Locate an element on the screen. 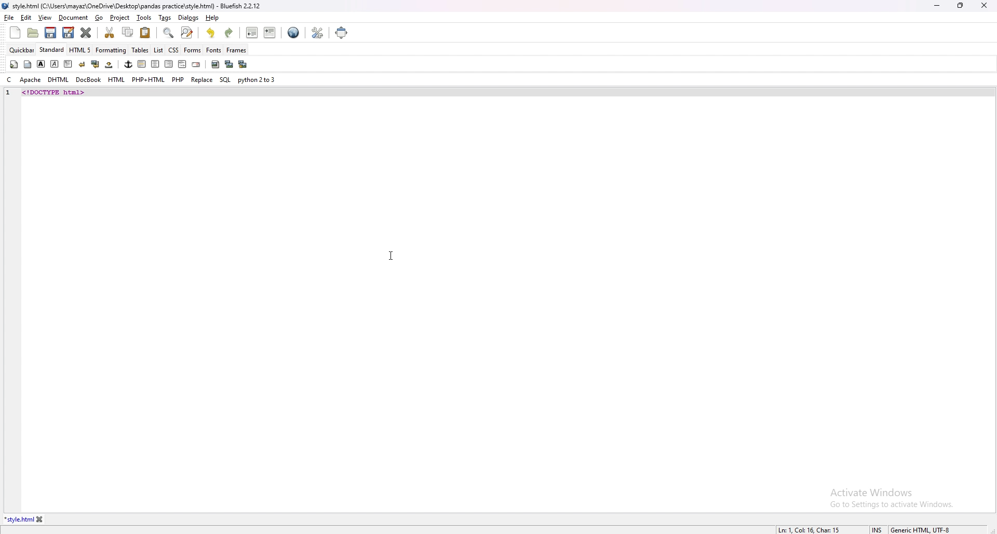 This screenshot has height=534, width=997. tools is located at coordinates (144, 18).